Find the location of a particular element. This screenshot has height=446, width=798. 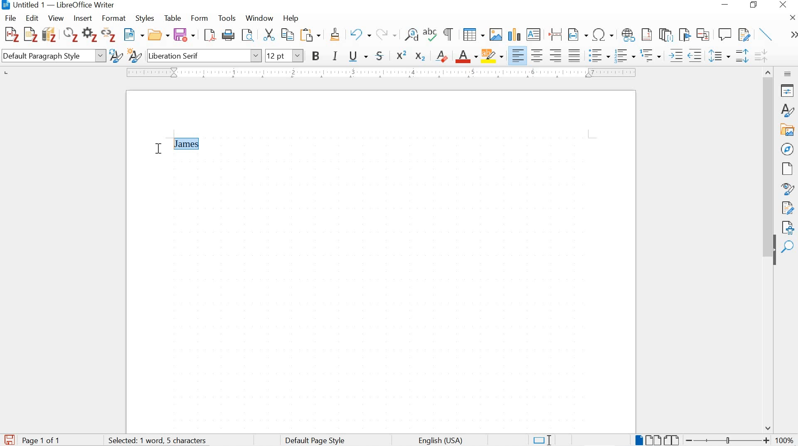

insert footnote is located at coordinates (628, 35).